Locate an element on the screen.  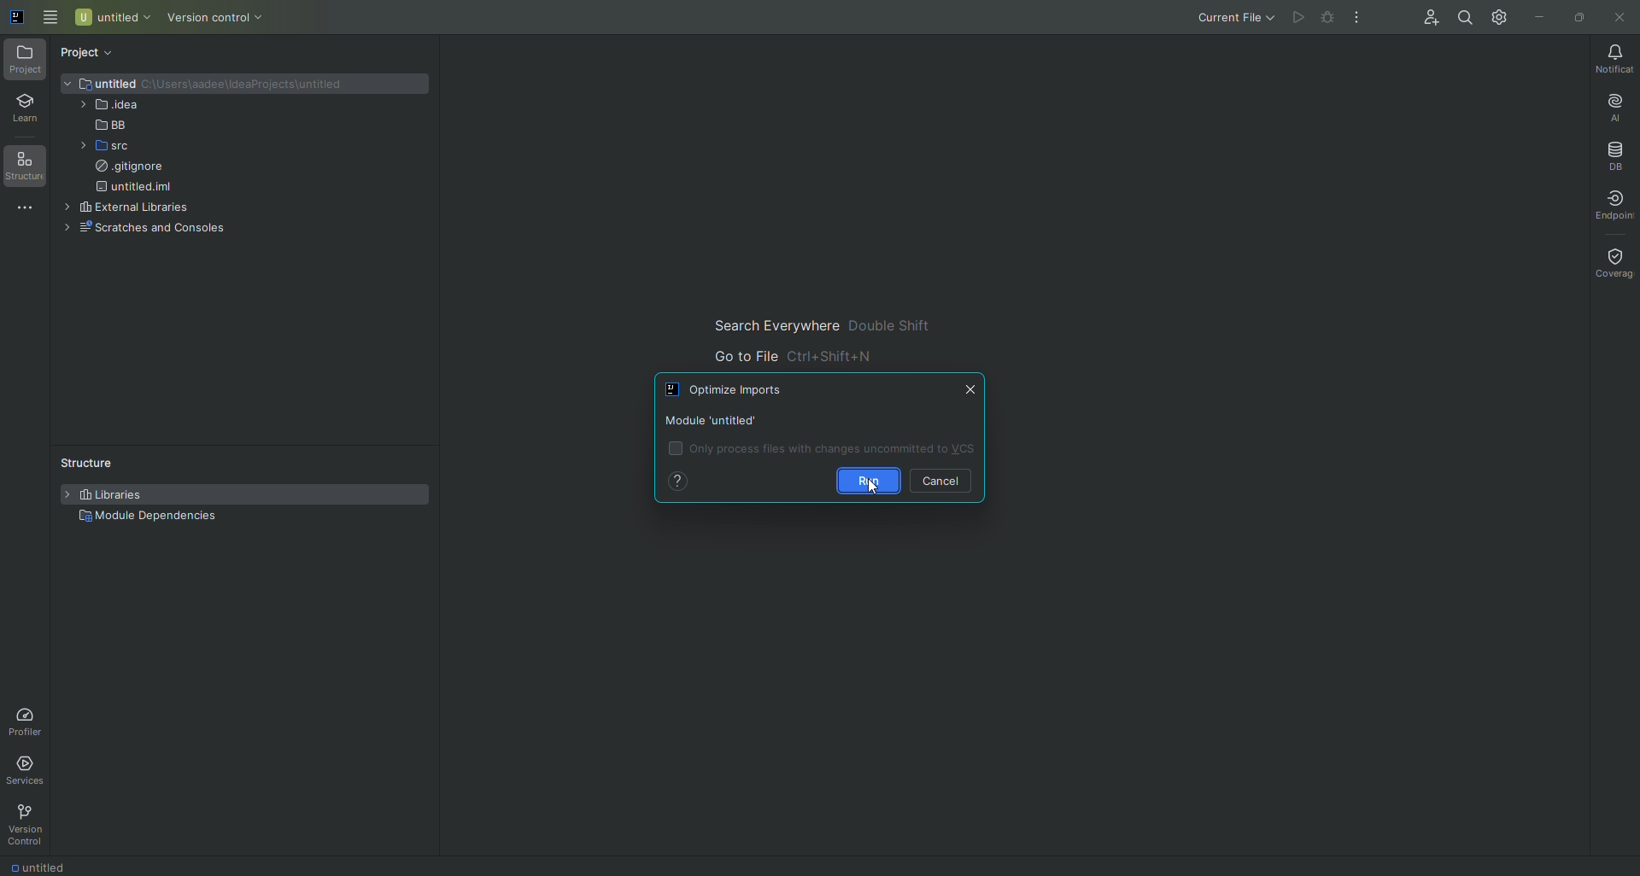
Project is located at coordinates (91, 54).